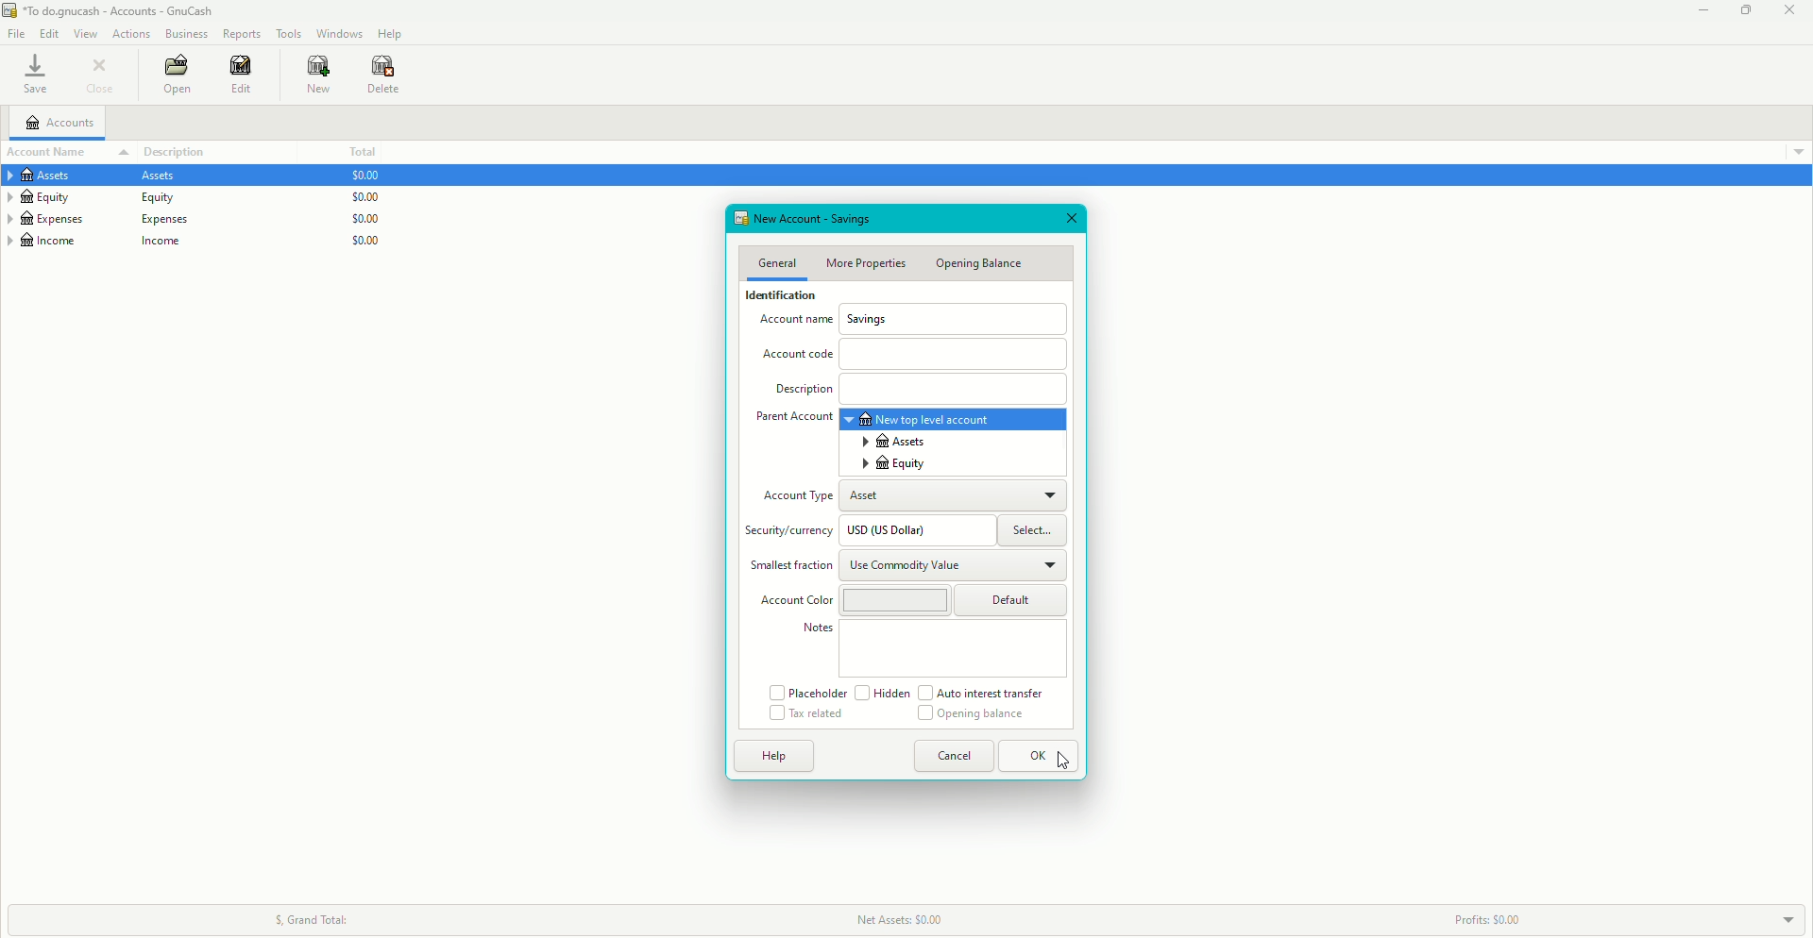  Describe the element at coordinates (897, 531) in the screenshot. I see `USD` at that location.